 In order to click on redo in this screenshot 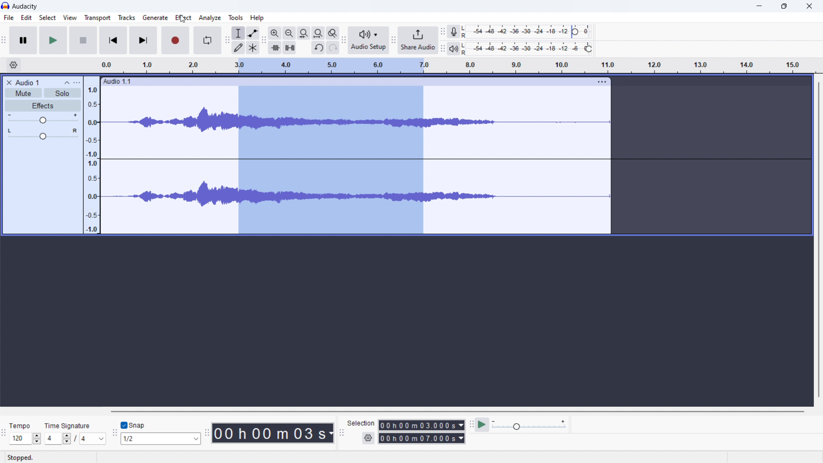, I will do `click(333, 47)`.